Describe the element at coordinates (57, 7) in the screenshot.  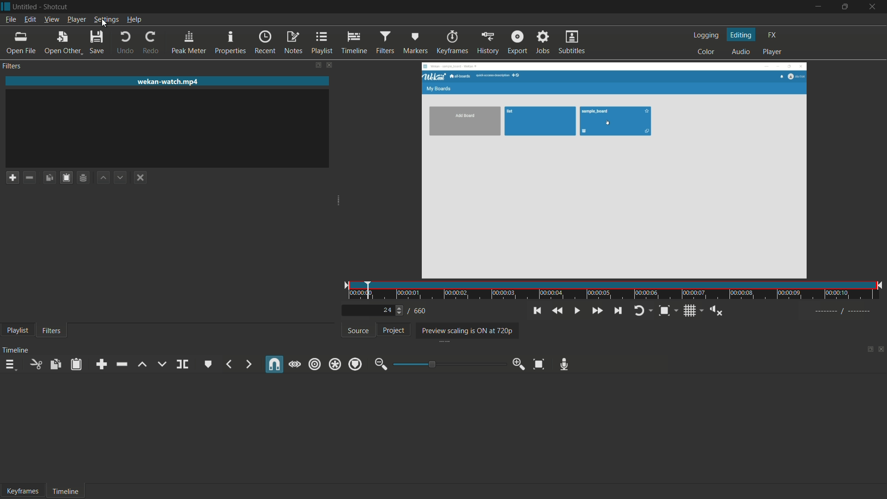
I see `app name` at that location.